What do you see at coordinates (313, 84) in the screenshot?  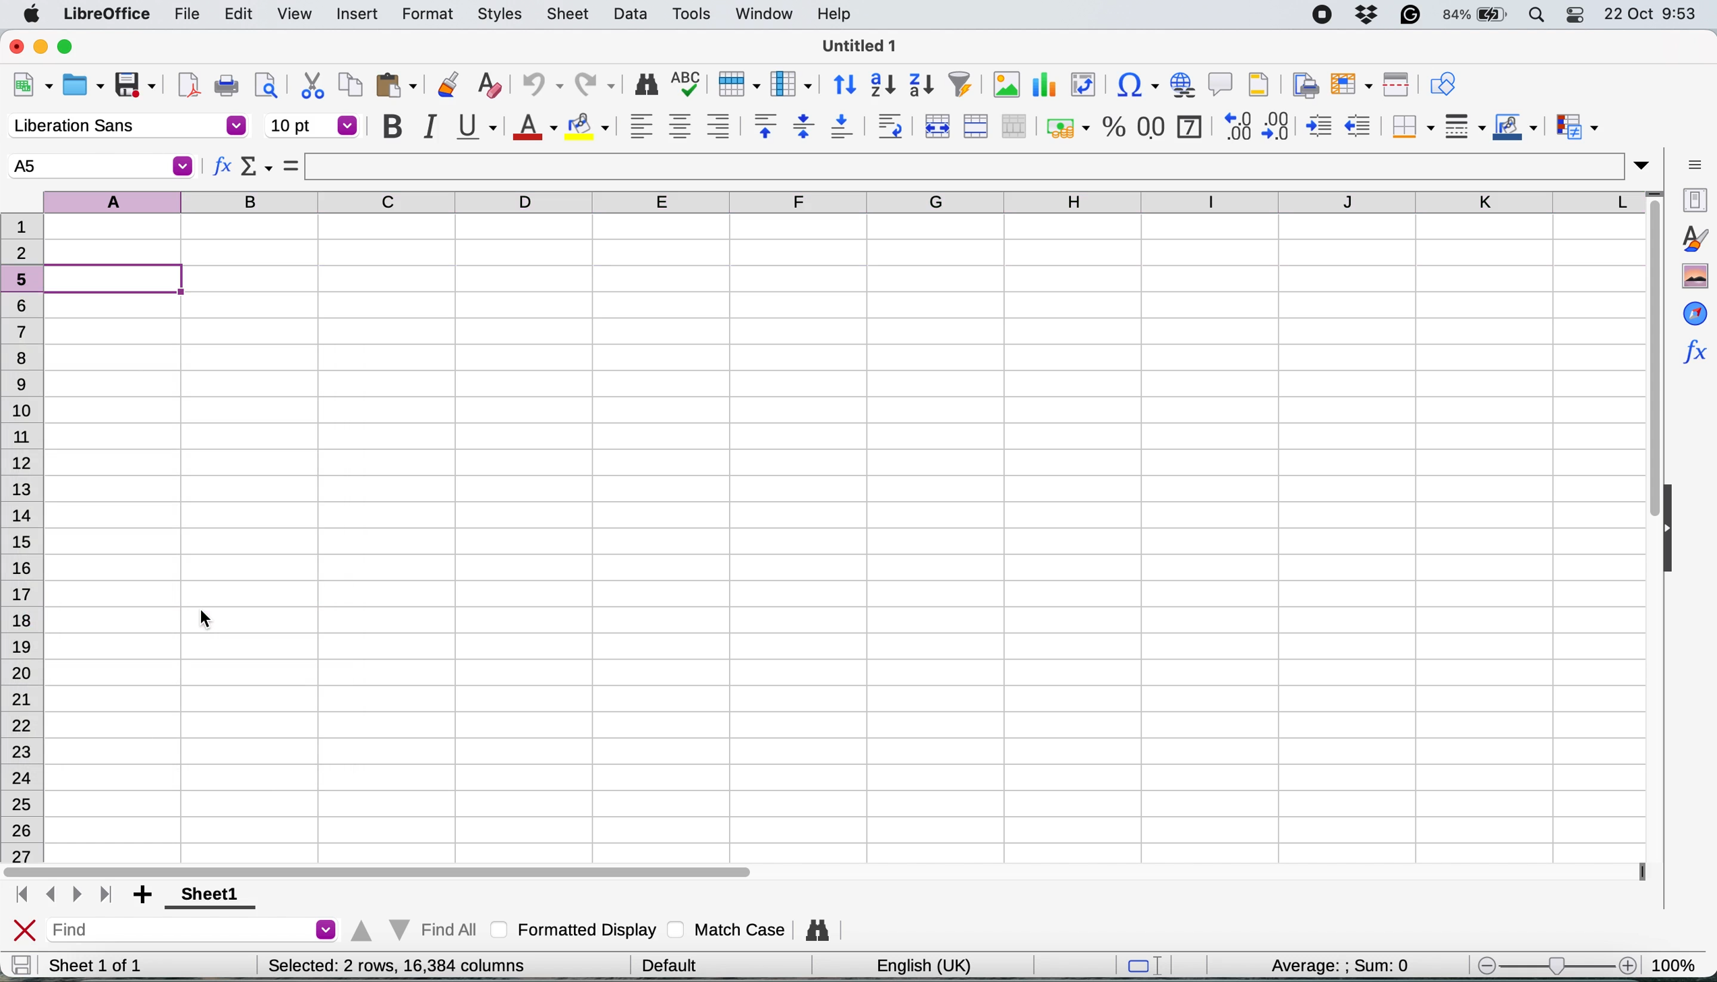 I see `cut` at bounding box center [313, 84].